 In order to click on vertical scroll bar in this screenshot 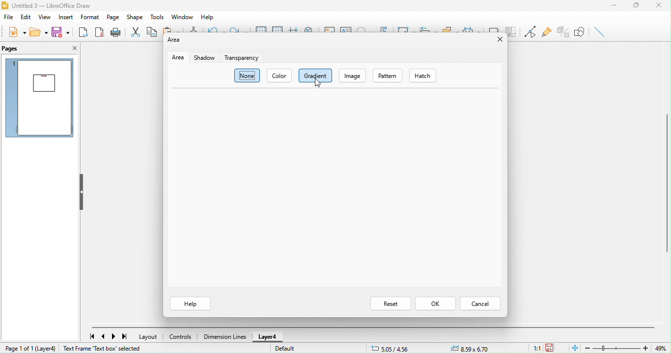, I will do `click(667, 182)`.